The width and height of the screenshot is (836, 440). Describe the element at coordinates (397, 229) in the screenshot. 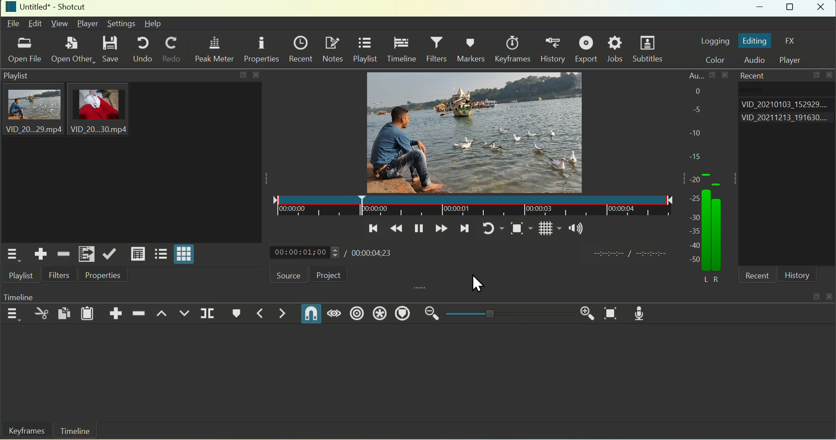

I see `Backward` at that location.